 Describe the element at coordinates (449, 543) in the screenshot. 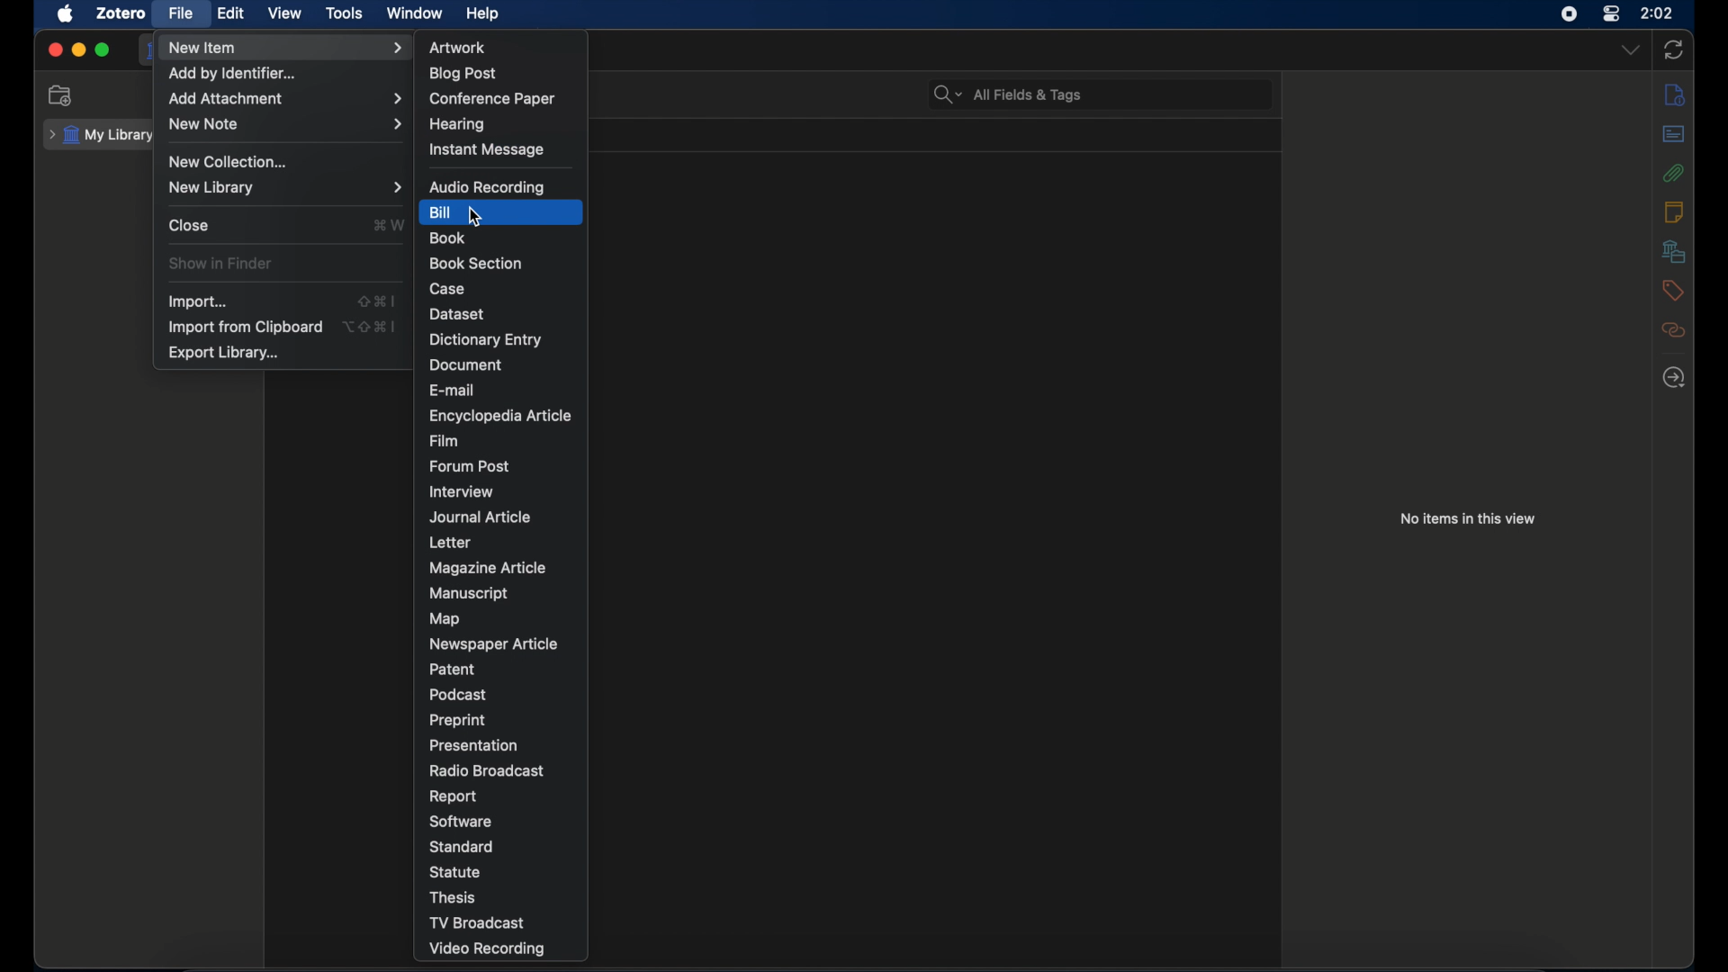

I see `letter` at that location.